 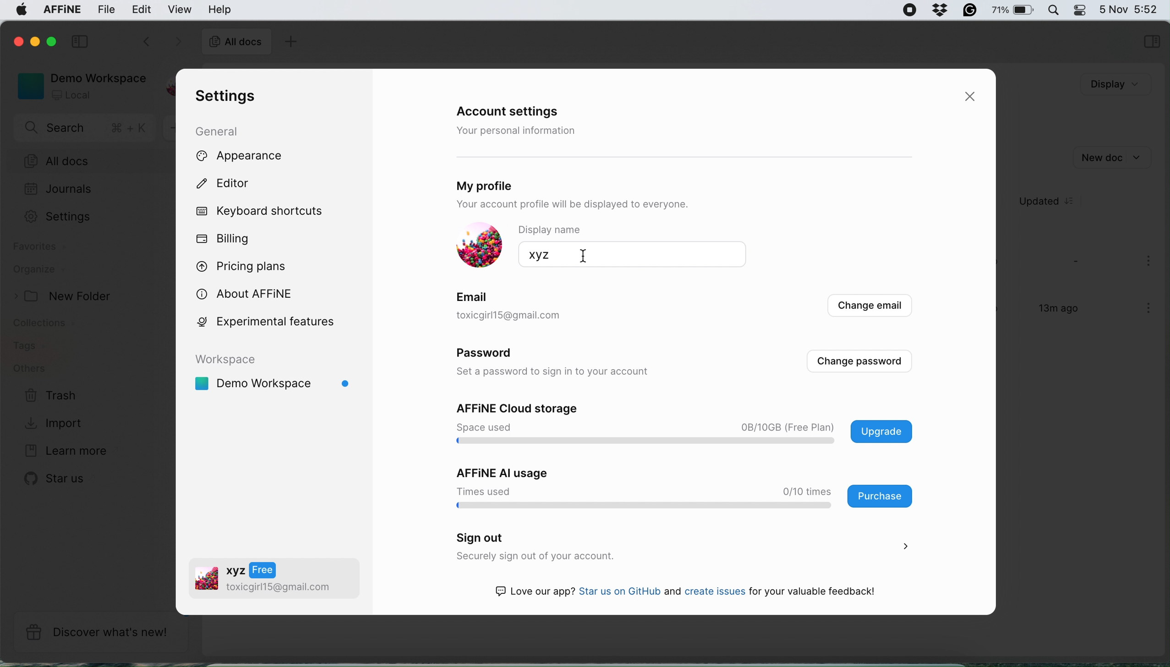 I want to click on collections, so click(x=51, y=325).